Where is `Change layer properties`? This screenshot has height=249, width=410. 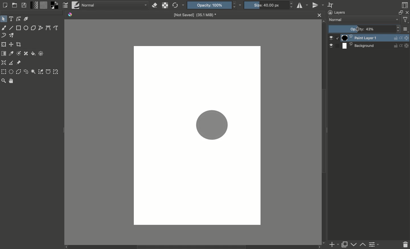 Change layer properties is located at coordinates (374, 245).